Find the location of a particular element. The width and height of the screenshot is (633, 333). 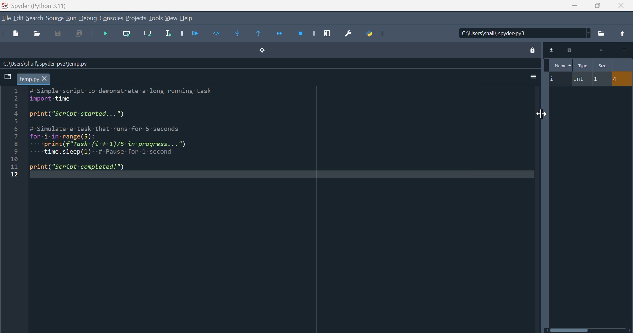

lock is located at coordinates (531, 50).